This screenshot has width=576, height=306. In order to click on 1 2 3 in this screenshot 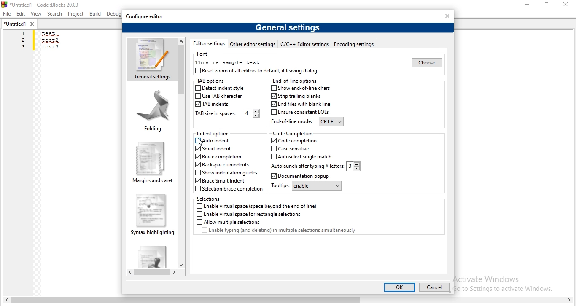, I will do `click(24, 40)`.